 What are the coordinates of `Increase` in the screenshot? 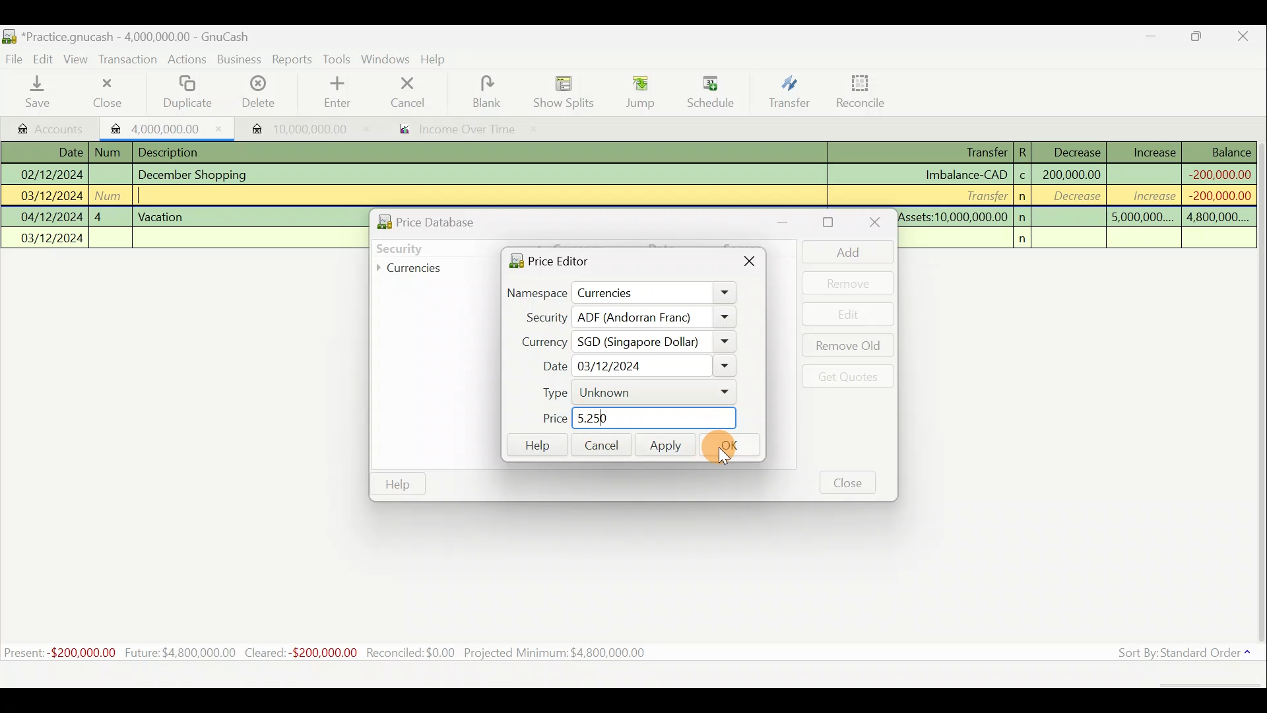 It's located at (1154, 151).